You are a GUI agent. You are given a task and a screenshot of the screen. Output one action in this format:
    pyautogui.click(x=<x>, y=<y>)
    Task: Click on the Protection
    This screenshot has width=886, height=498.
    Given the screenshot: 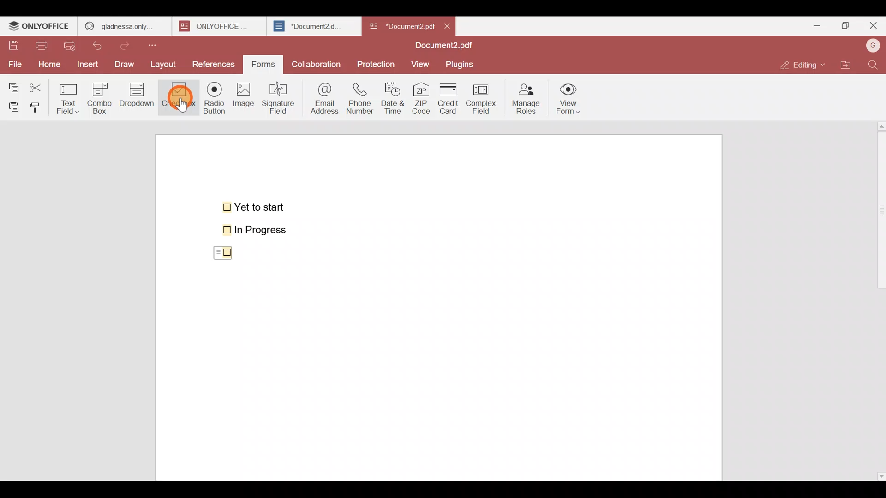 What is the action you would take?
    pyautogui.click(x=377, y=64)
    